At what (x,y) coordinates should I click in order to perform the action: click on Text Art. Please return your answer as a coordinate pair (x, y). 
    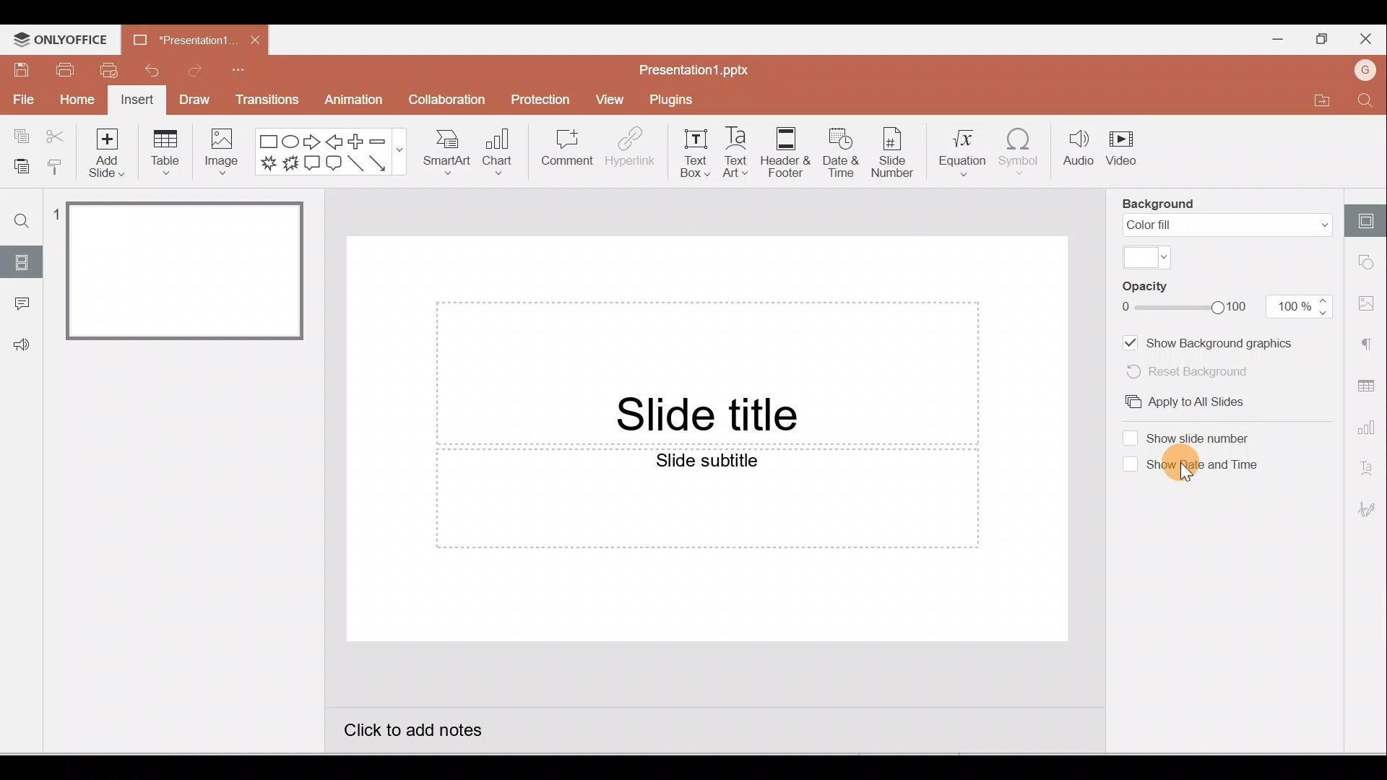
    Looking at the image, I should click on (736, 152).